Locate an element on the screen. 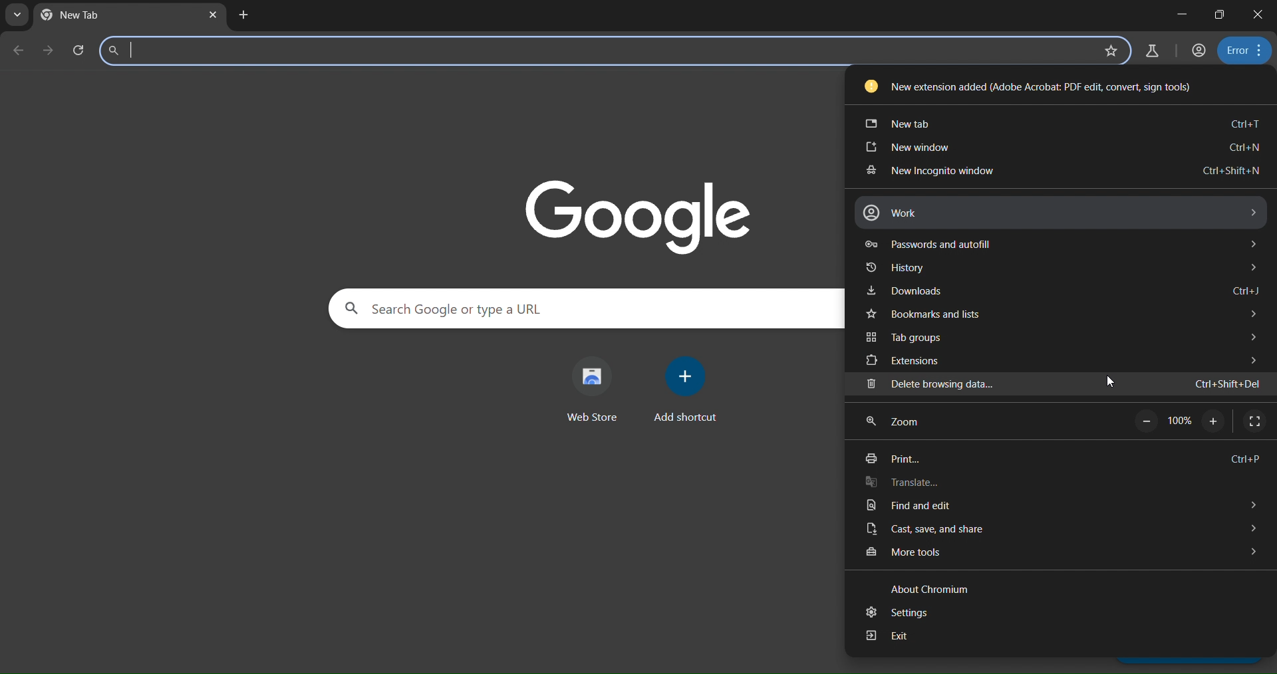  search tabs is located at coordinates (17, 15).